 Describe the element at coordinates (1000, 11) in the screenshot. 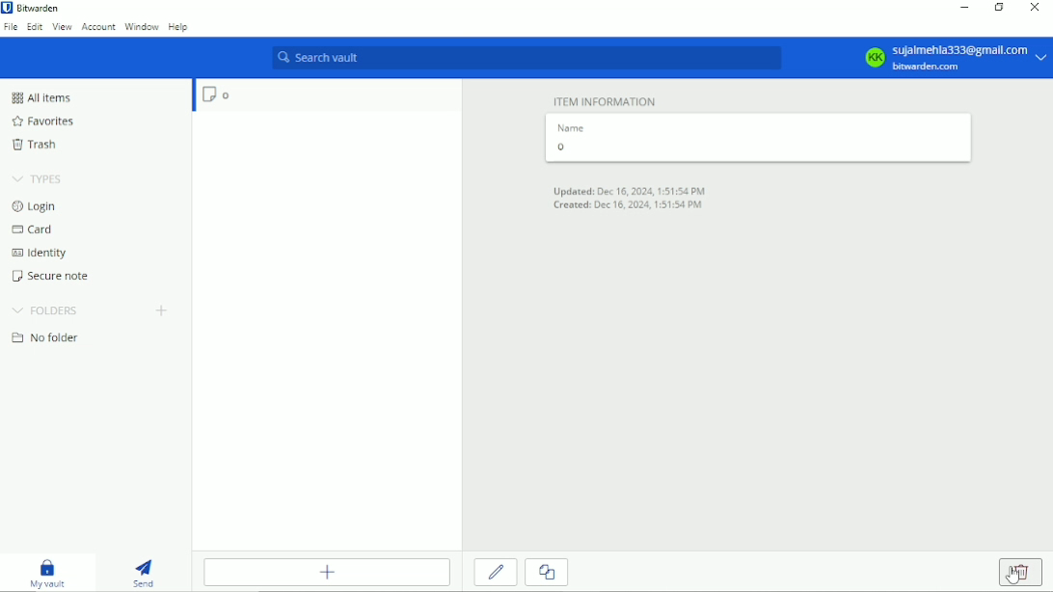

I see `Restore down` at that location.